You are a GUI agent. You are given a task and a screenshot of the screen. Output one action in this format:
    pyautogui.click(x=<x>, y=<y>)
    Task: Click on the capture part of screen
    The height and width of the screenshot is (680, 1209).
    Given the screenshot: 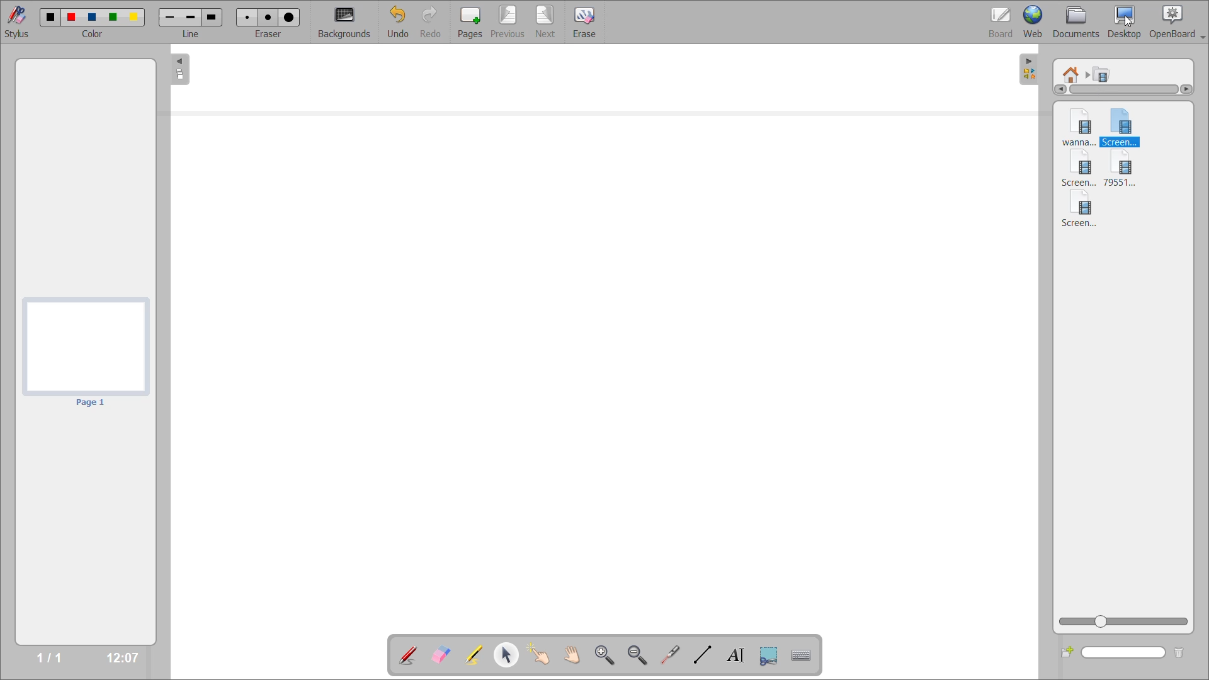 What is the action you would take?
    pyautogui.click(x=769, y=654)
    